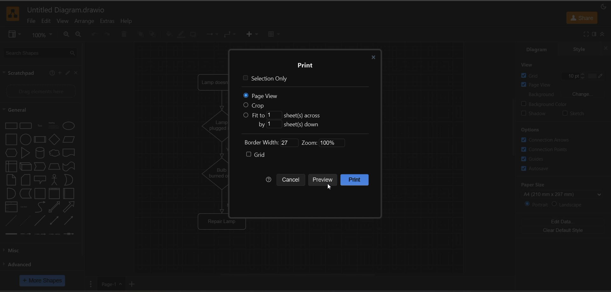 The image size is (611, 292). I want to click on landscape, so click(571, 205).